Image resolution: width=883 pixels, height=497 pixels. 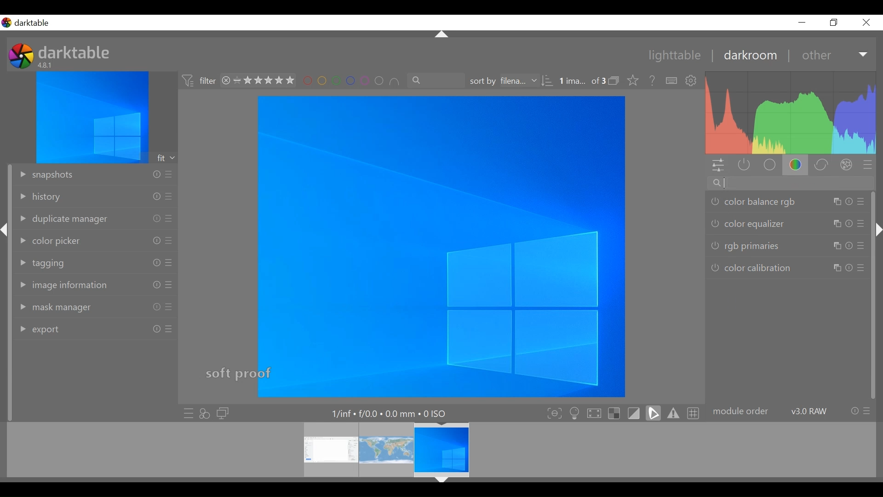 I want to click on info, so click(x=156, y=240).